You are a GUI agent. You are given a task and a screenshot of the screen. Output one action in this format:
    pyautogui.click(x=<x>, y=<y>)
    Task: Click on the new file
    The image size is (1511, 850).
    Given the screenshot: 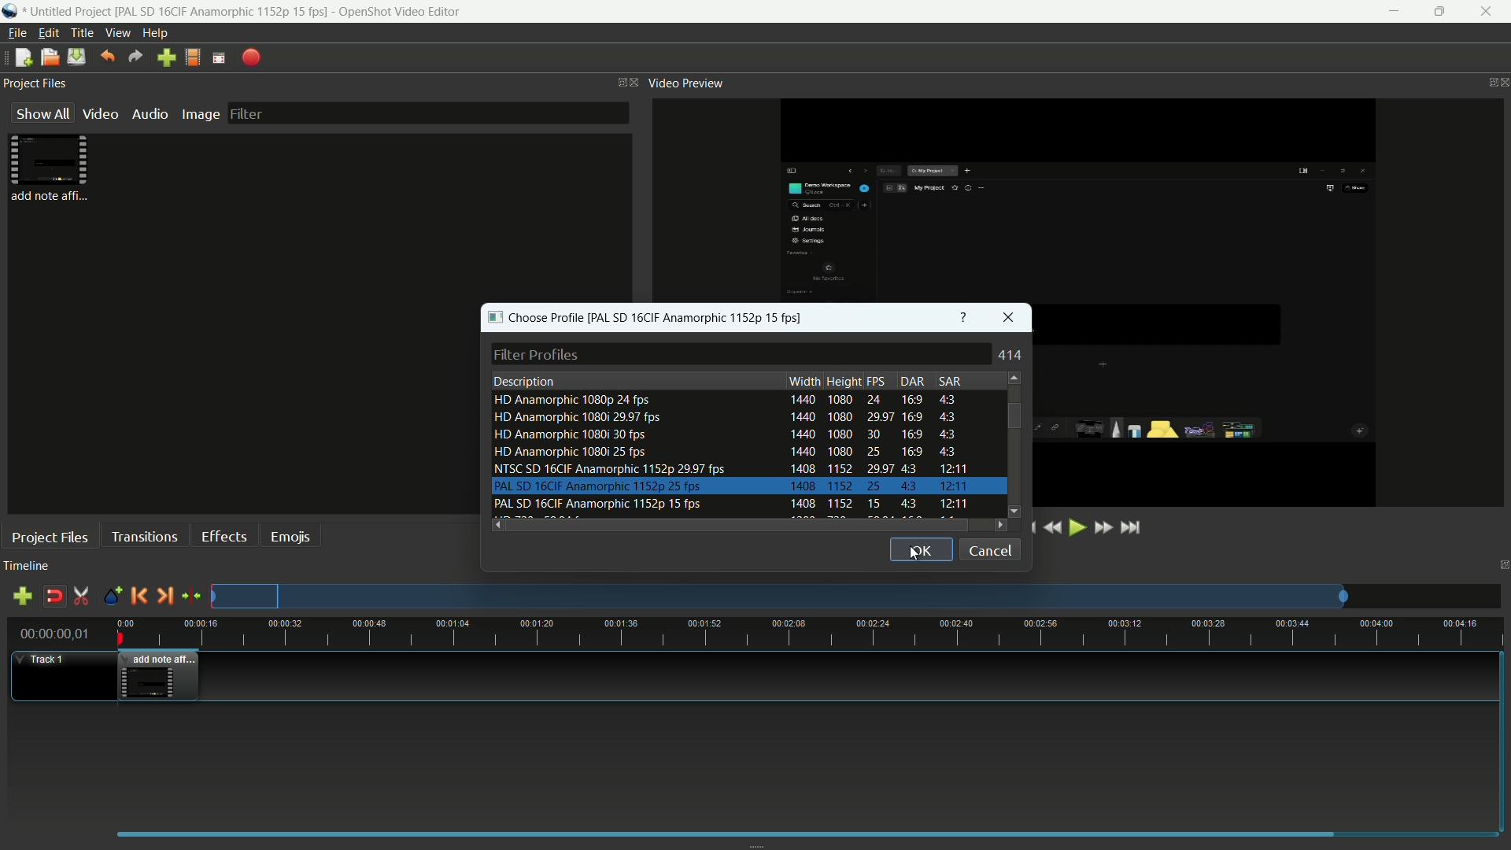 What is the action you would take?
    pyautogui.click(x=20, y=59)
    